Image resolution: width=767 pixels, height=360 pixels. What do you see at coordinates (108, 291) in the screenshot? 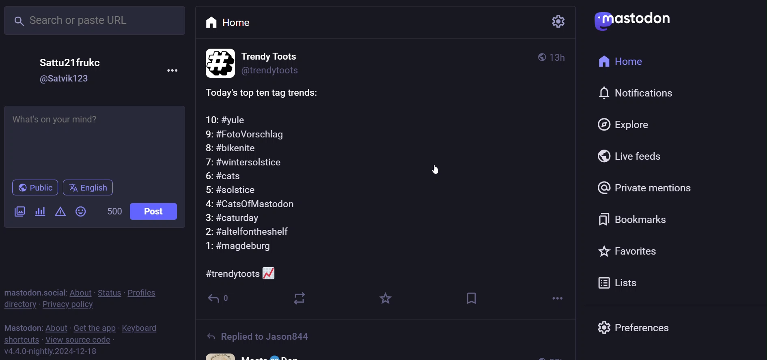
I see `status` at bounding box center [108, 291].